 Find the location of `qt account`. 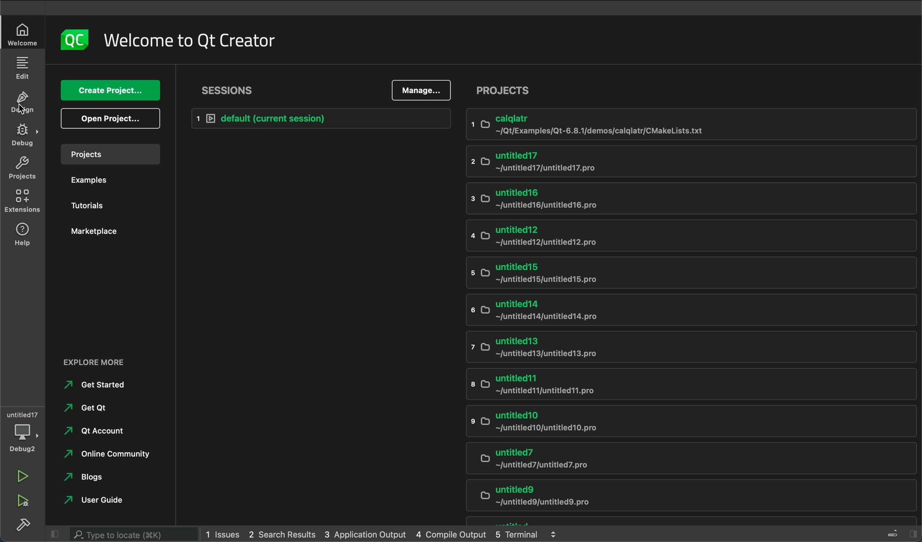

qt account is located at coordinates (97, 430).